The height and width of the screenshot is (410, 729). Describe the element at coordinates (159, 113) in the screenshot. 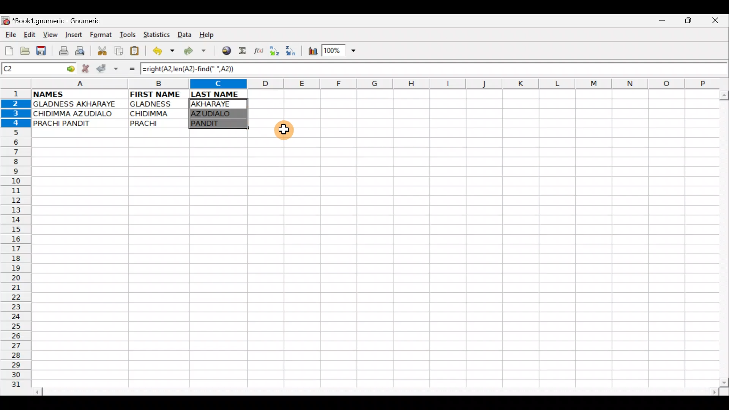

I see `CHIDIMMA` at that location.